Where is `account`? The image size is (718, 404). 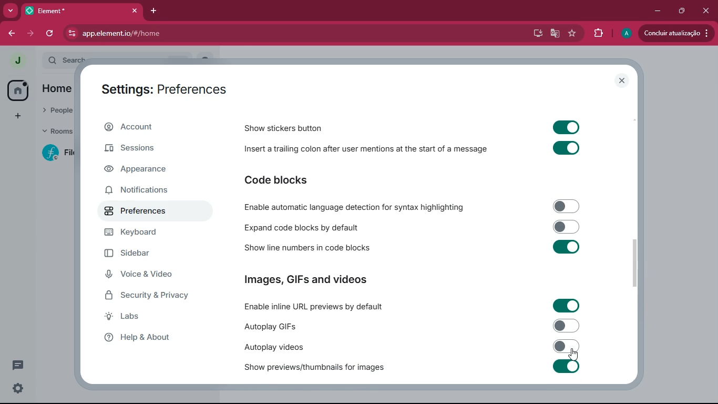 account is located at coordinates (146, 129).